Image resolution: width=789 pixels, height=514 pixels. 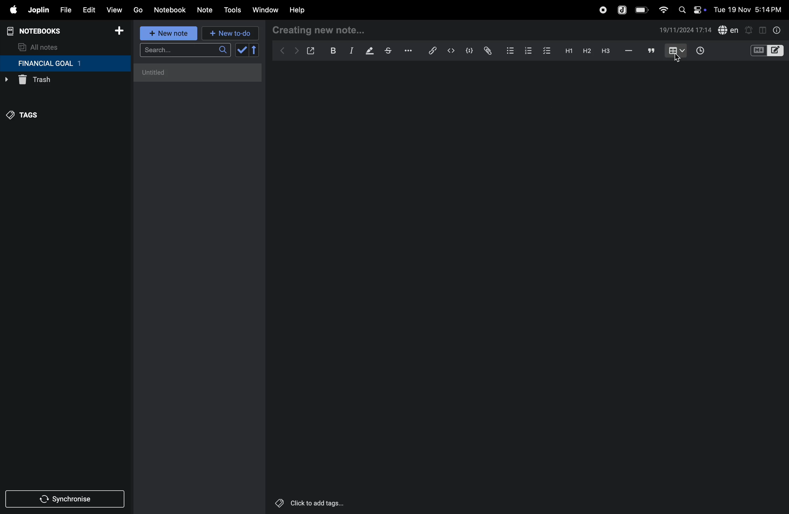 What do you see at coordinates (686, 30) in the screenshot?
I see `date and time` at bounding box center [686, 30].